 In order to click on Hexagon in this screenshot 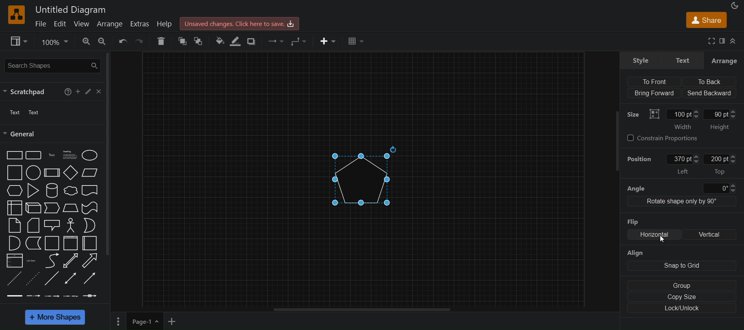, I will do `click(15, 191)`.